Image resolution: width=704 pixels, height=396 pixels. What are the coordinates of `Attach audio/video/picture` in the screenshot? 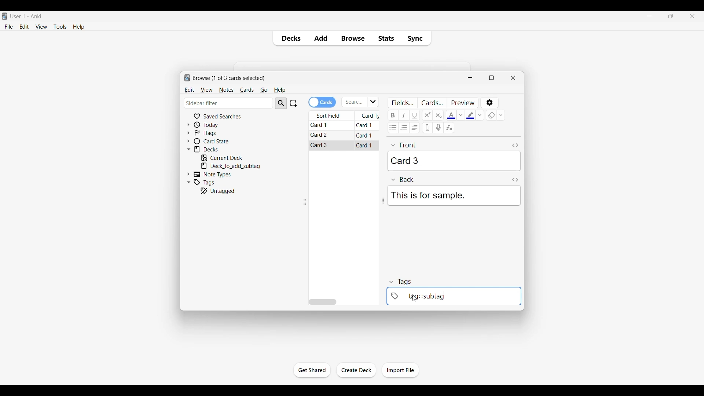 It's located at (427, 128).